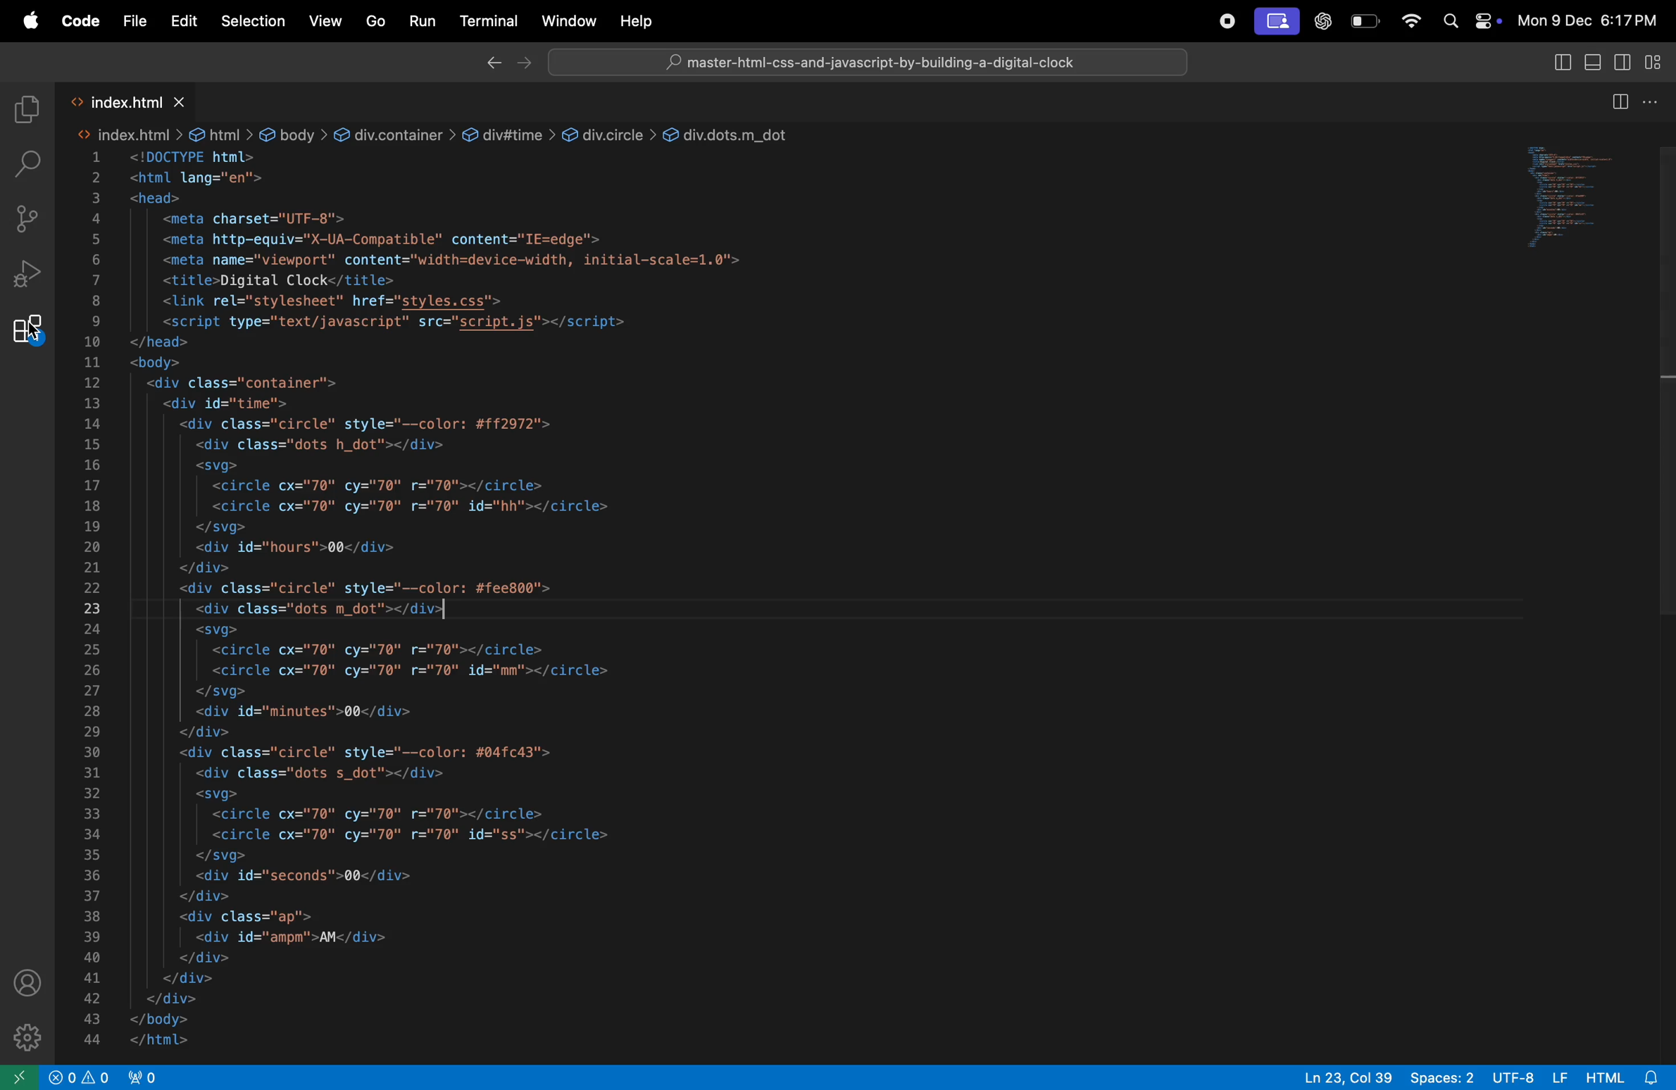  What do you see at coordinates (1627, 1077) in the screenshot?
I see `Html alert` at bounding box center [1627, 1077].